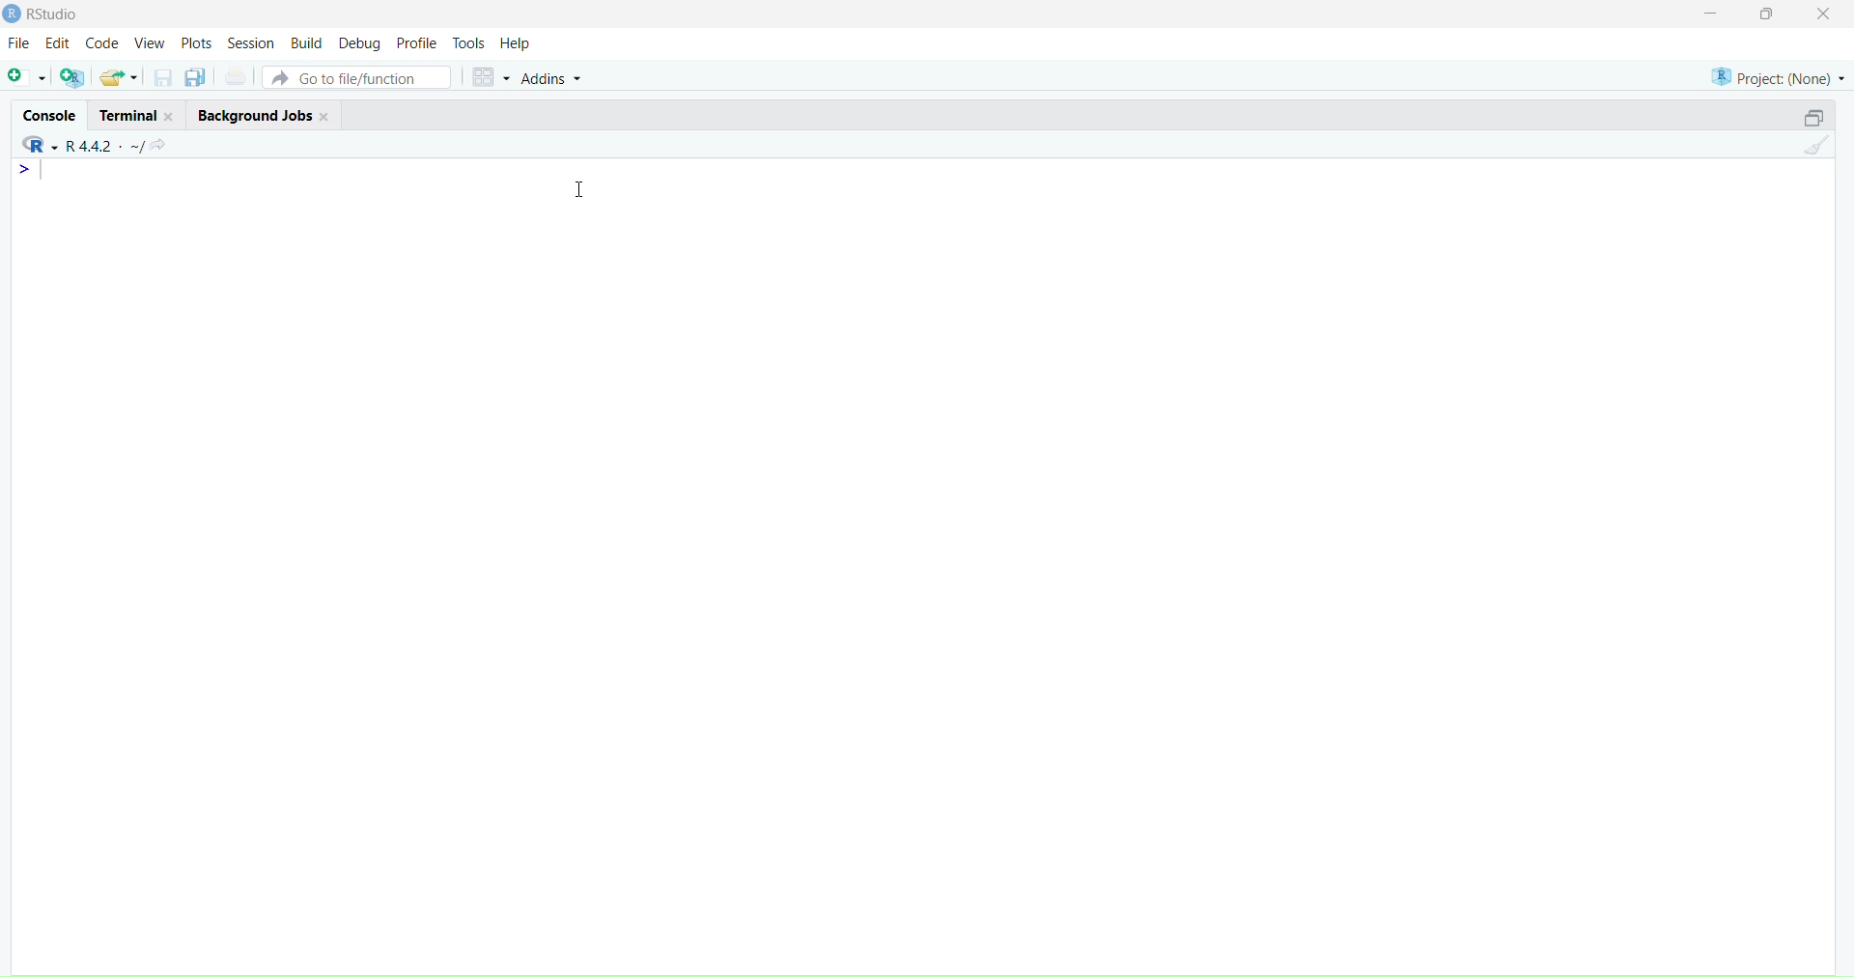 Image resolution: width=1854 pixels, height=977 pixels. What do you see at coordinates (171, 117) in the screenshot?
I see `close` at bounding box center [171, 117].